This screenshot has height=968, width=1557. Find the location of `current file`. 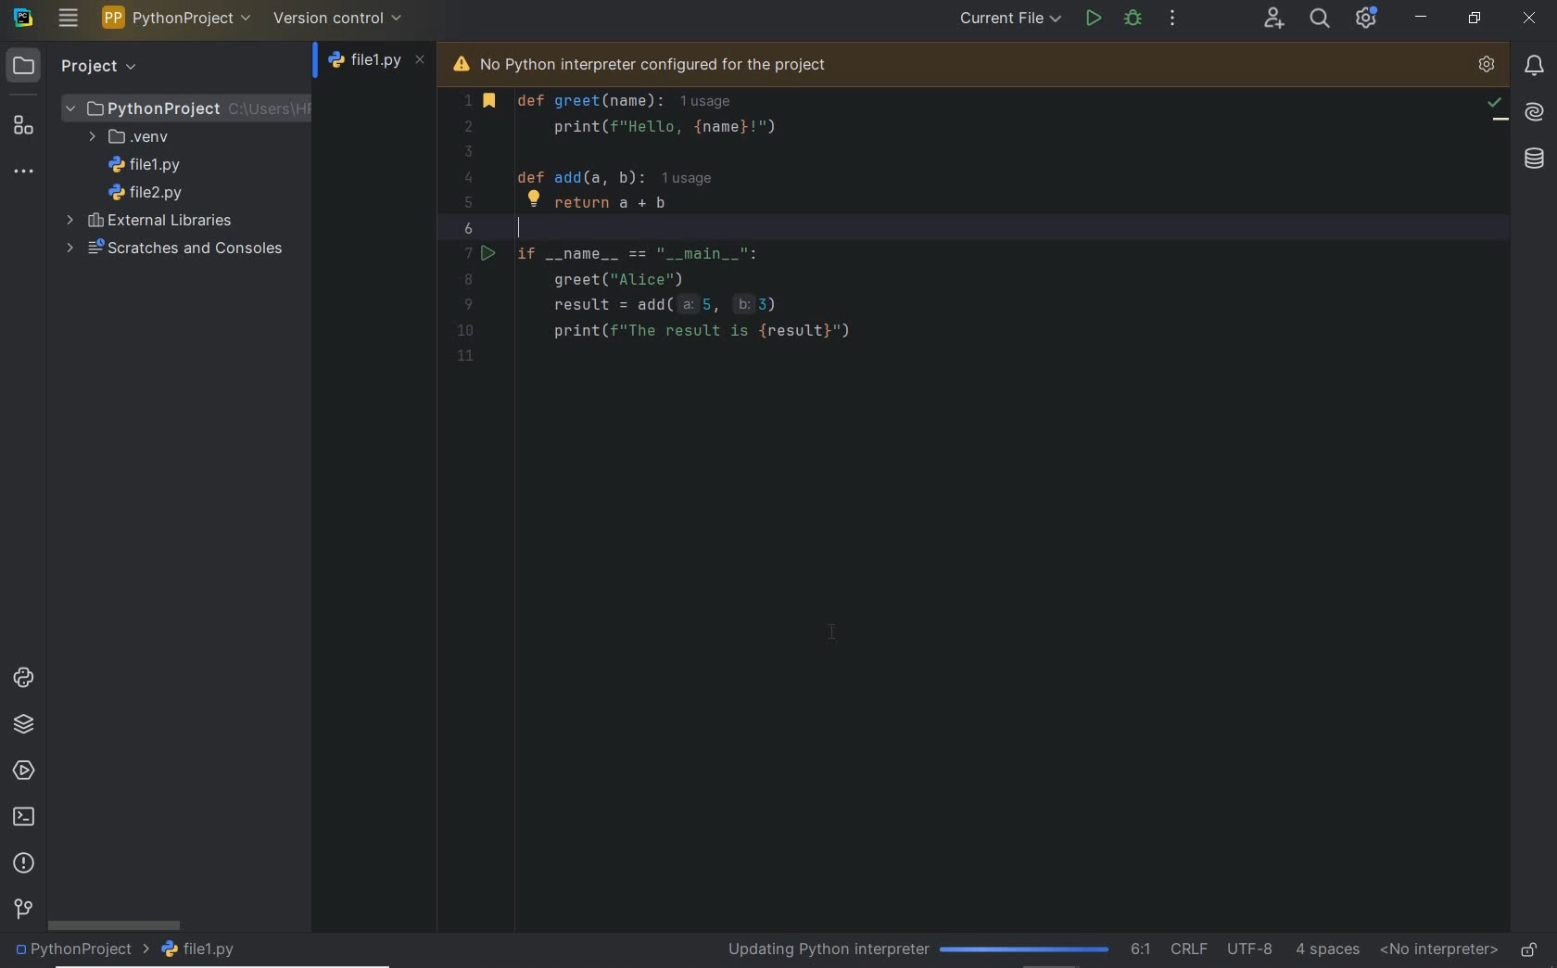

current file is located at coordinates (1009, 19).